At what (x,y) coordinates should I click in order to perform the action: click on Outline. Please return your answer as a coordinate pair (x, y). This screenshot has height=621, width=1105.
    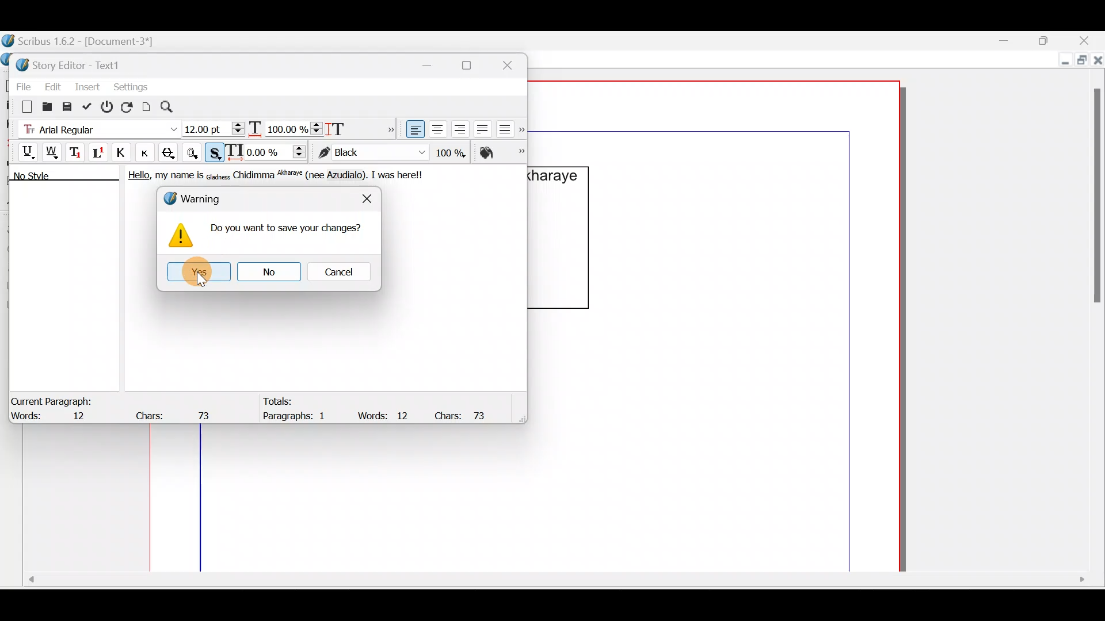
    Looking at the image, I should click on (195, 151).